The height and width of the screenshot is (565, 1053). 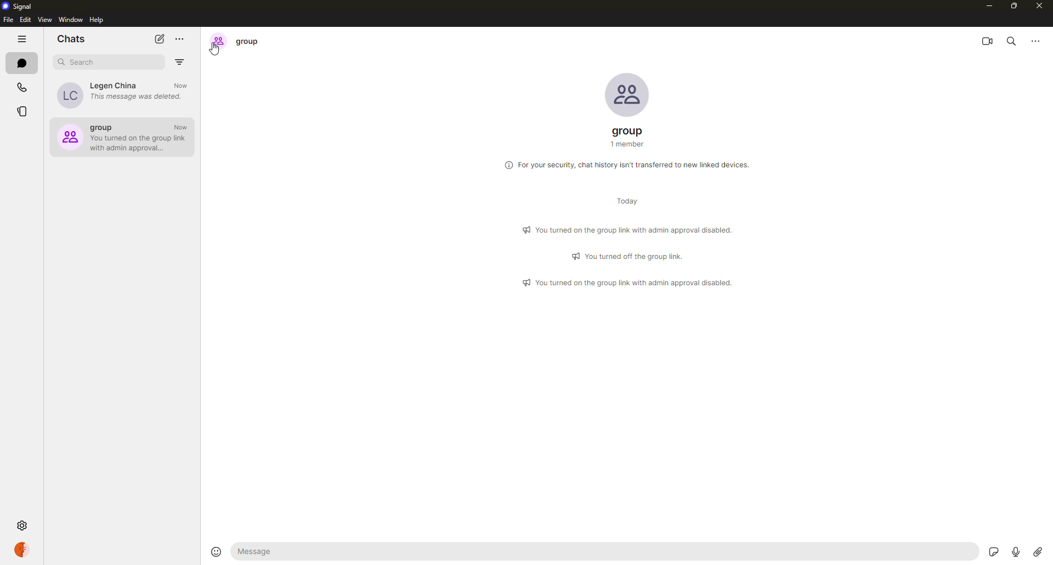 I want to click on hide tabs, so click(x=23, y=40).